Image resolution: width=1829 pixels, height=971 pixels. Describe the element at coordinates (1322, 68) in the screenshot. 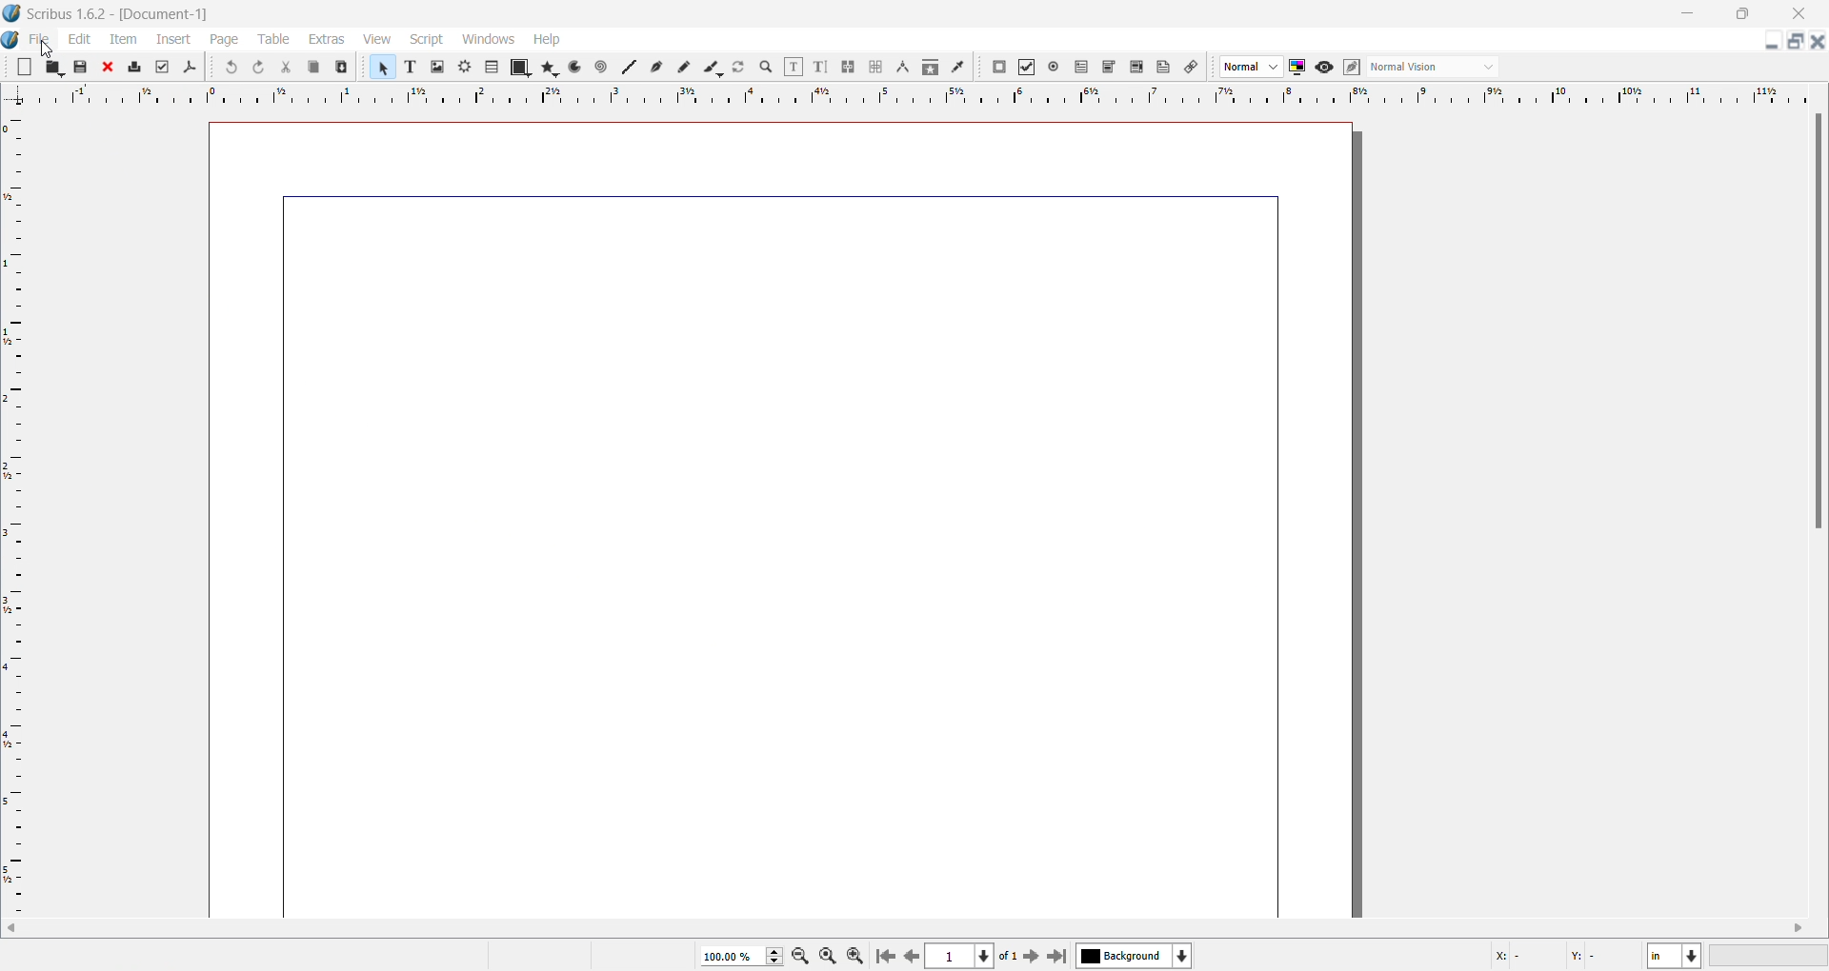

I see `icon` at that location.